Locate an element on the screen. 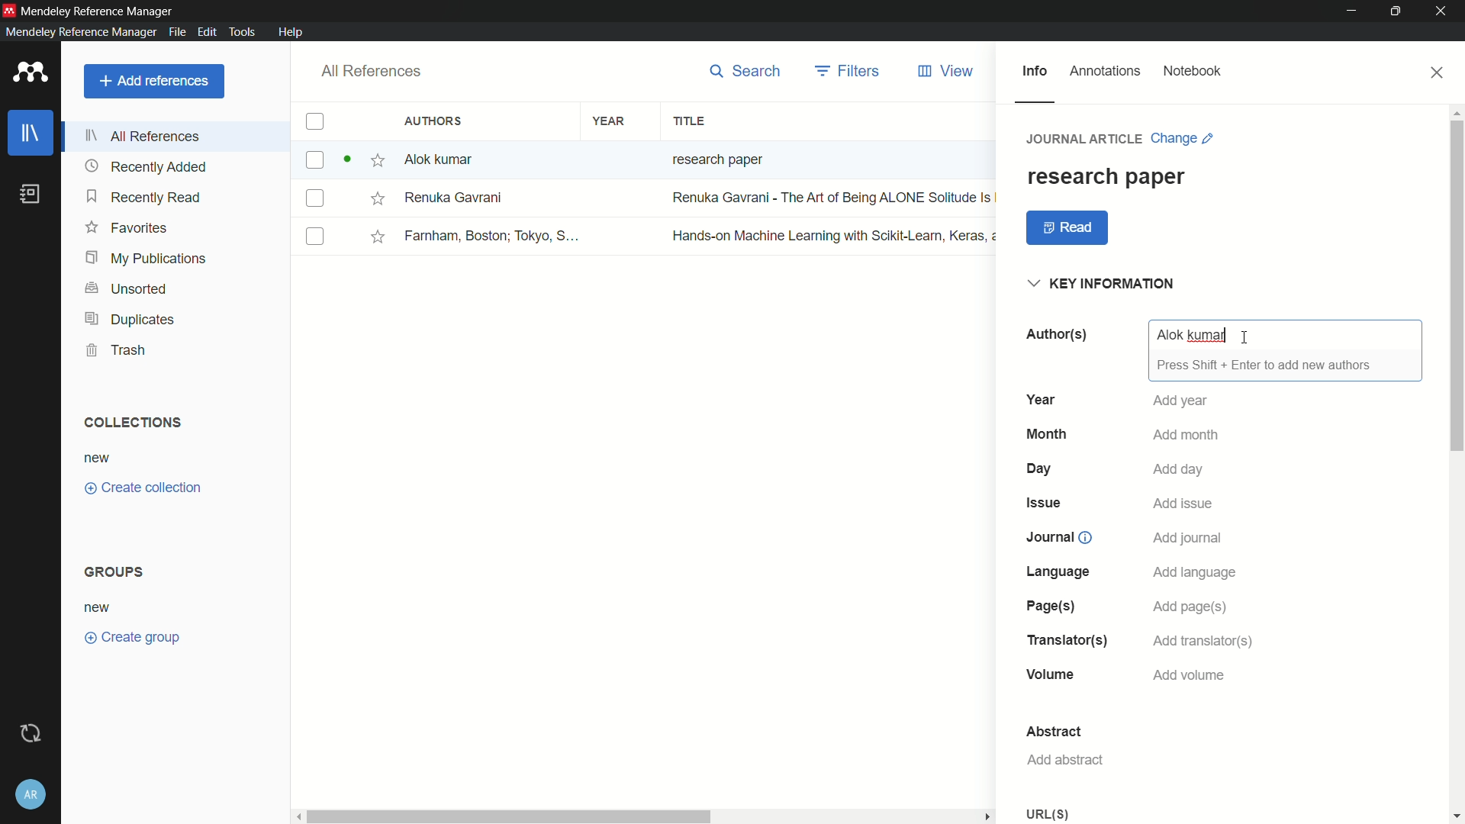  app icon is located at coordinates (31, 73).